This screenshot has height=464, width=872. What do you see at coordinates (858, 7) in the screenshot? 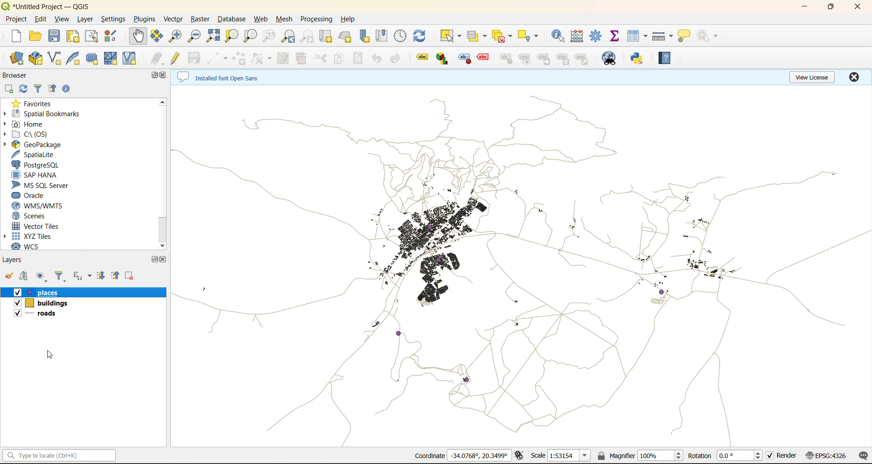
I see `close` at bounding box center [858, 7].